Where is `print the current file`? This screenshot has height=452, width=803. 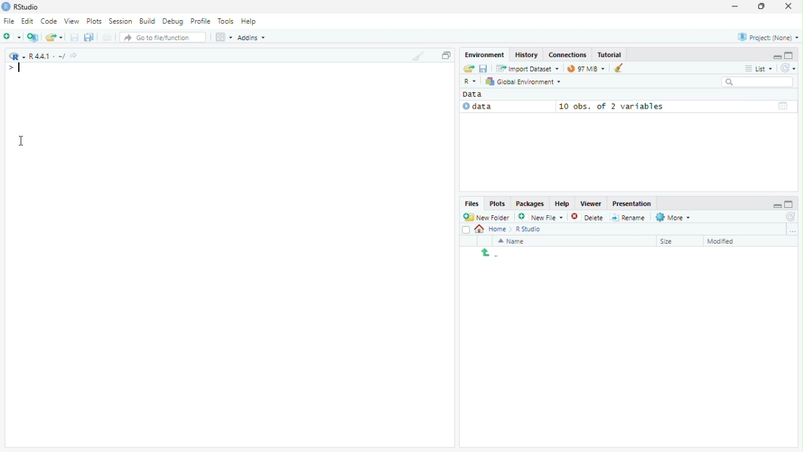 print the current file is located at coordinates (107, 37).